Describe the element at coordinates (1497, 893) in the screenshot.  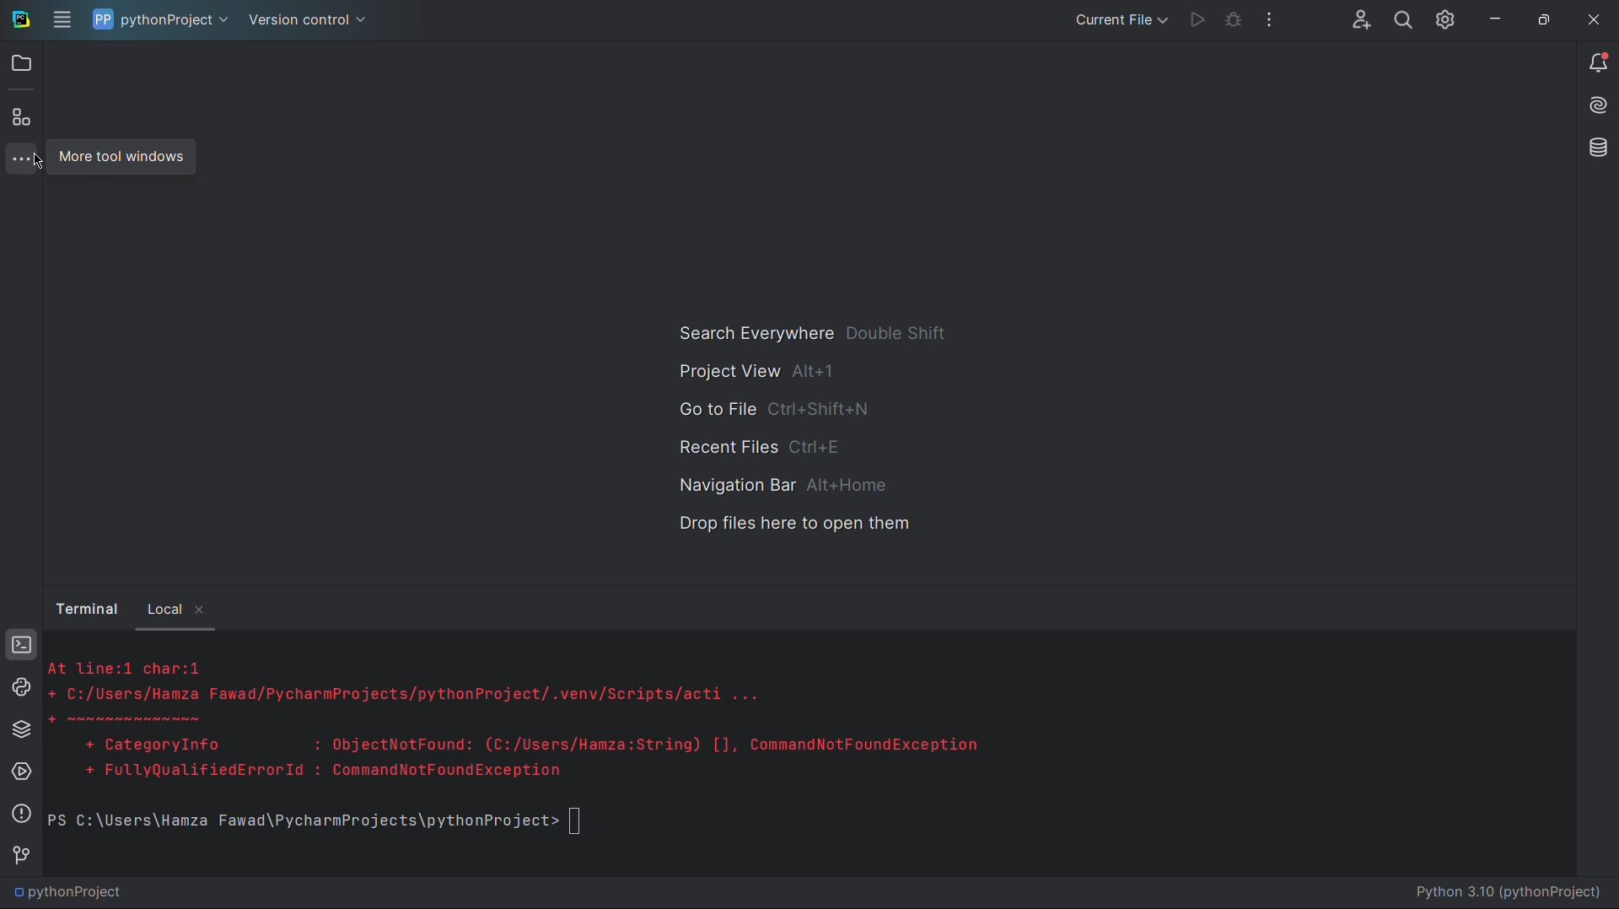
I see `Python 3.10 (pythonProject)` at that location.